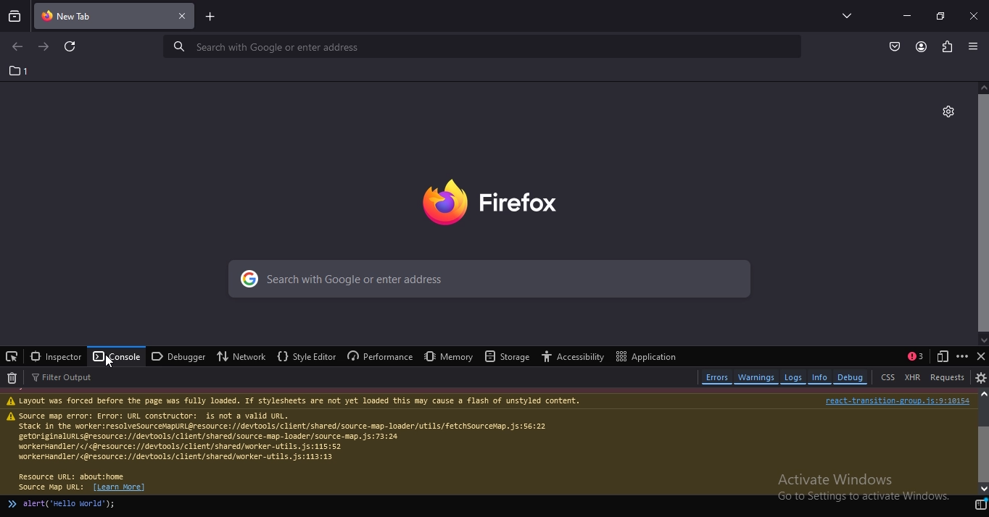 This screenshot has height=517, width=989. Describe the element at coordinates (889, 376) in the screenshot. I see `CSS` at that location.